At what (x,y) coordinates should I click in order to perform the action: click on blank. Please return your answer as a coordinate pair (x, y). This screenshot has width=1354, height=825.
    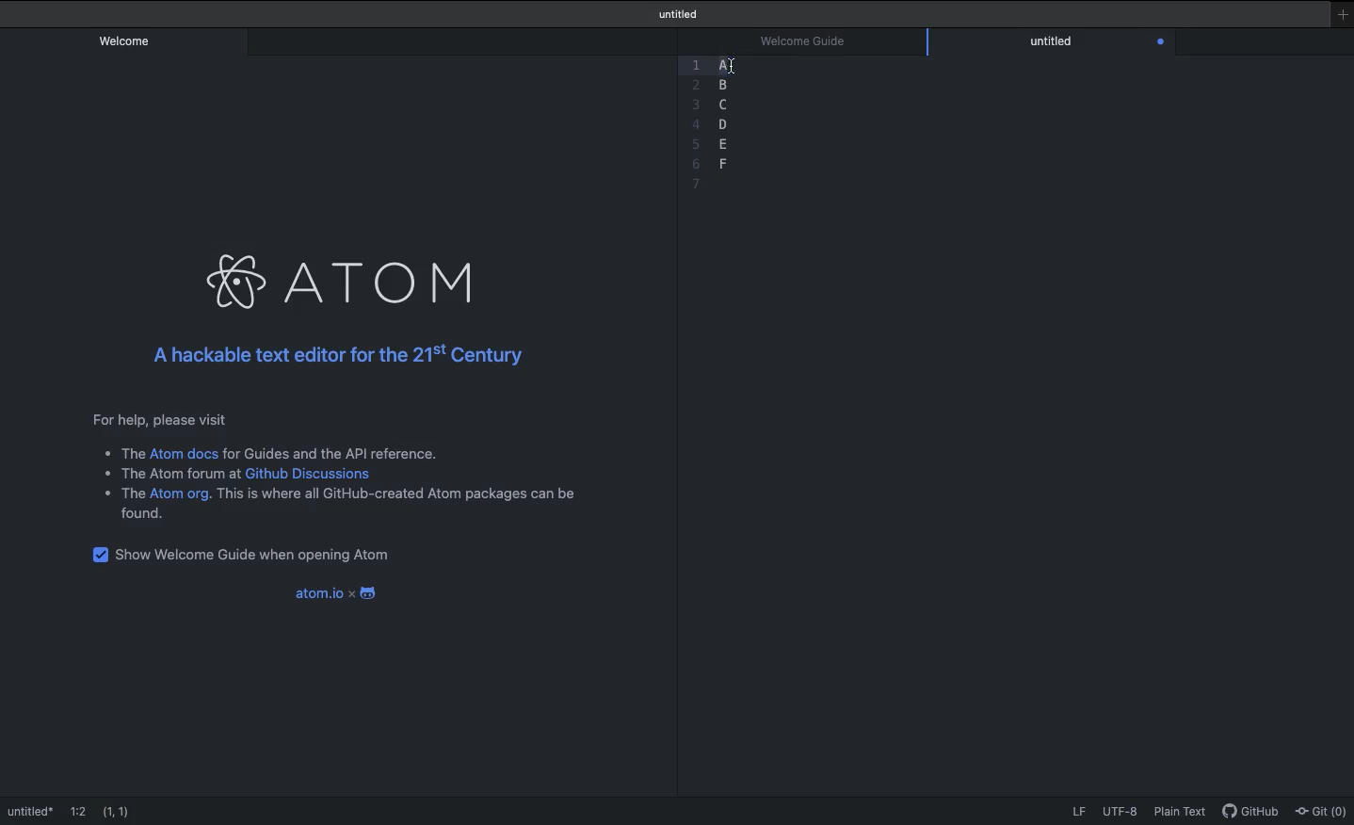
    Looking at the image, I should click on (729, 181).